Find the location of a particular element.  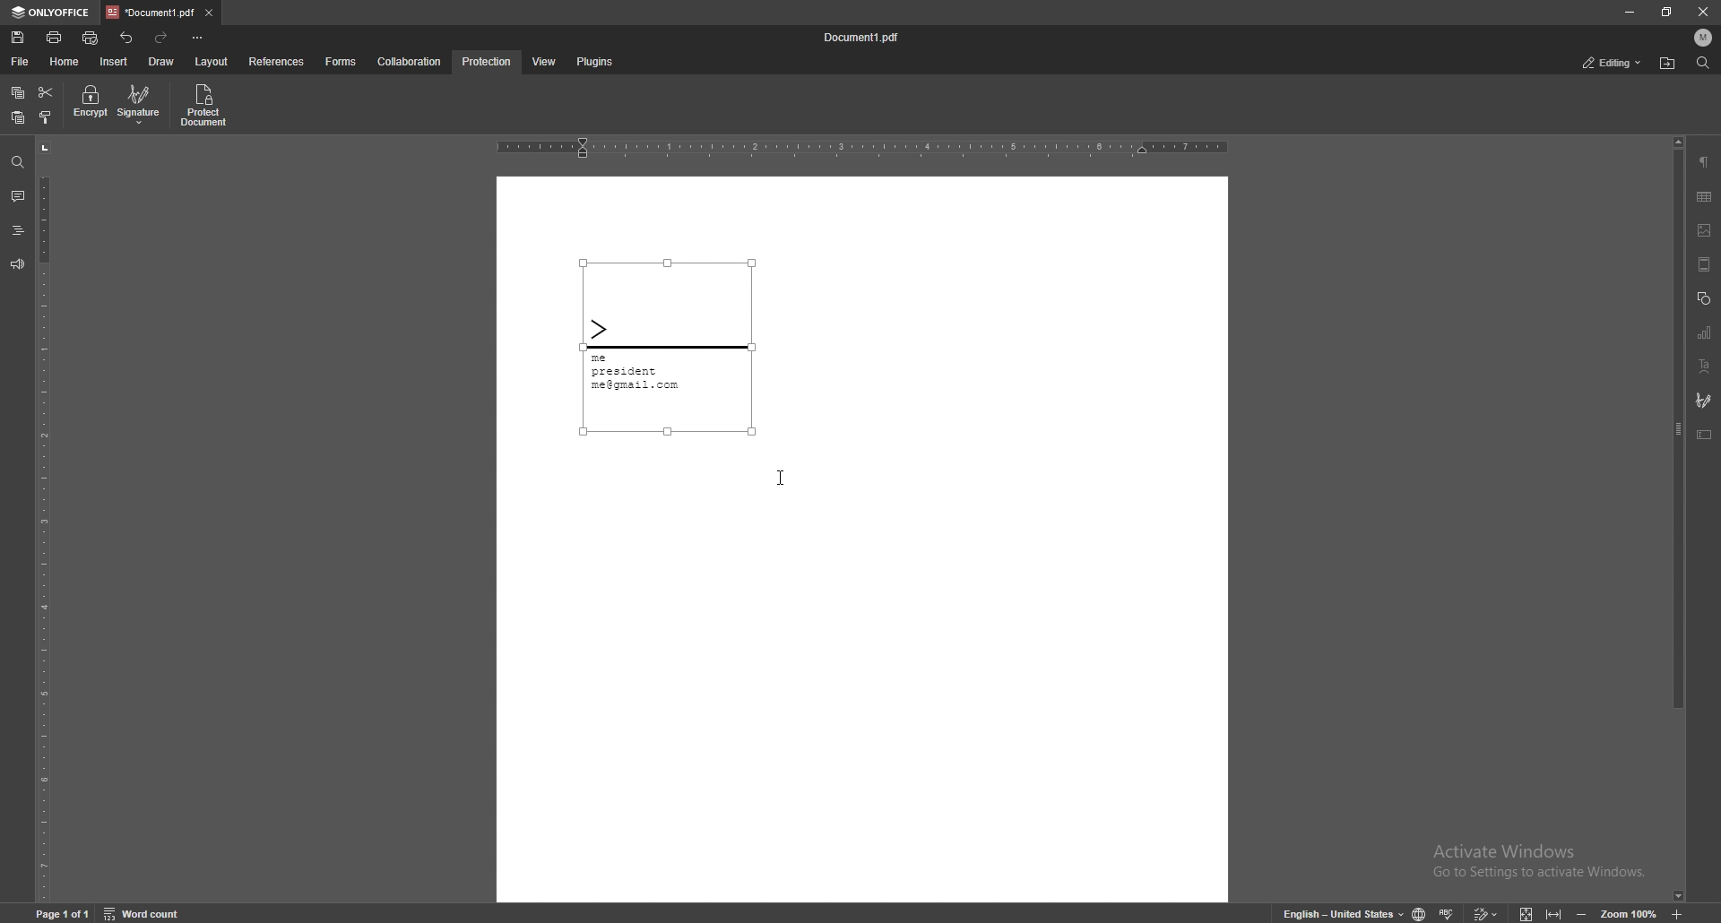

comment is located at coordinates (15, 196).